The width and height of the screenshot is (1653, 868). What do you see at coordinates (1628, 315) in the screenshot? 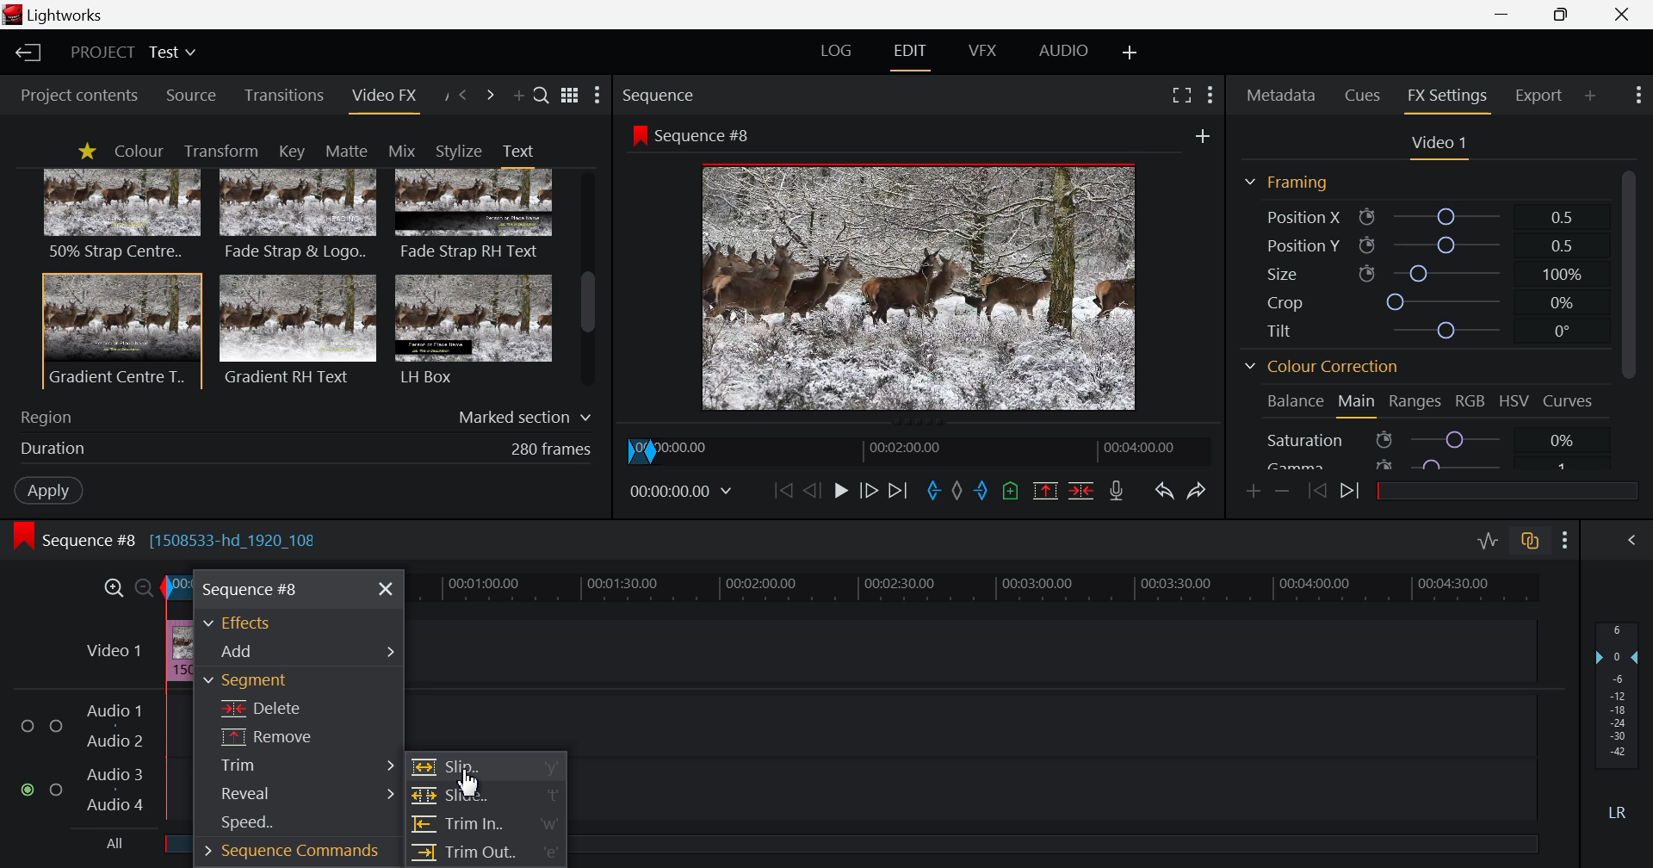
I see `Scroll Bar` at bounding box center [1628, 315].